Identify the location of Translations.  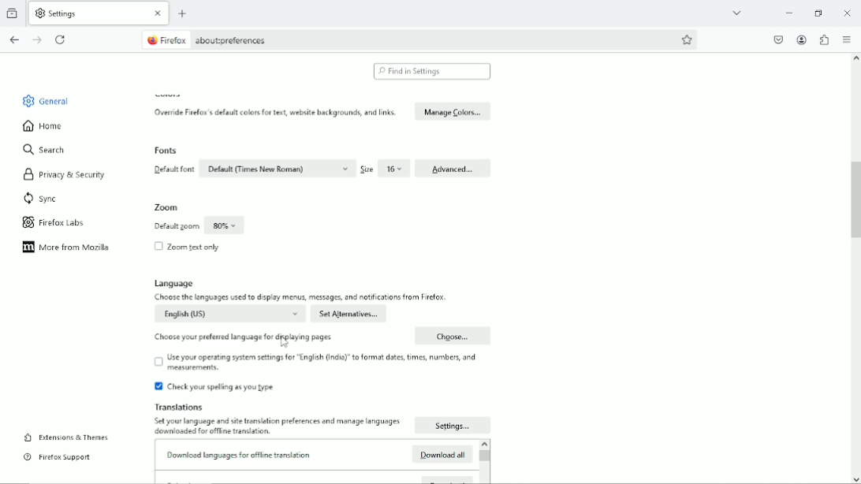
(181, 407).